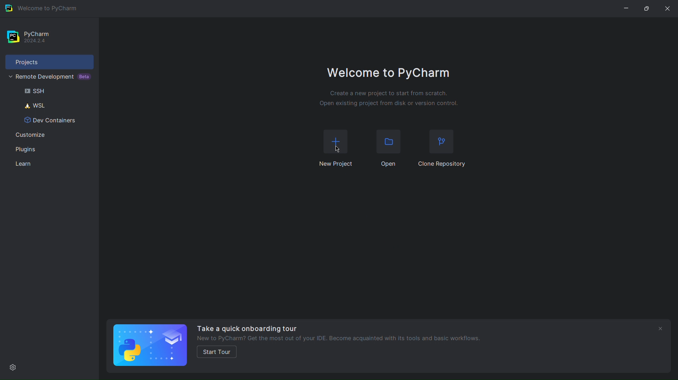 This screenshot has height=380, width=678. What do you see at coordinates (334, 149) in the screenshot?
I see `New Project` at bounding box center [334, 149].